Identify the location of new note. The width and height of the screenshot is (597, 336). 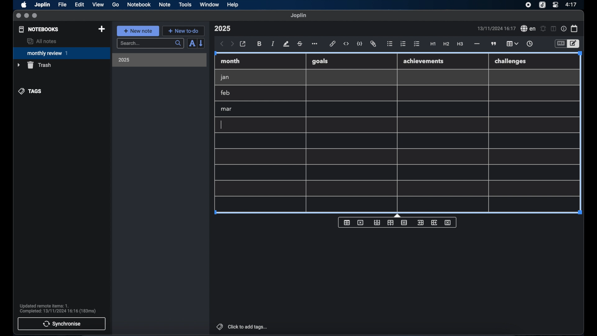
(138, 31).